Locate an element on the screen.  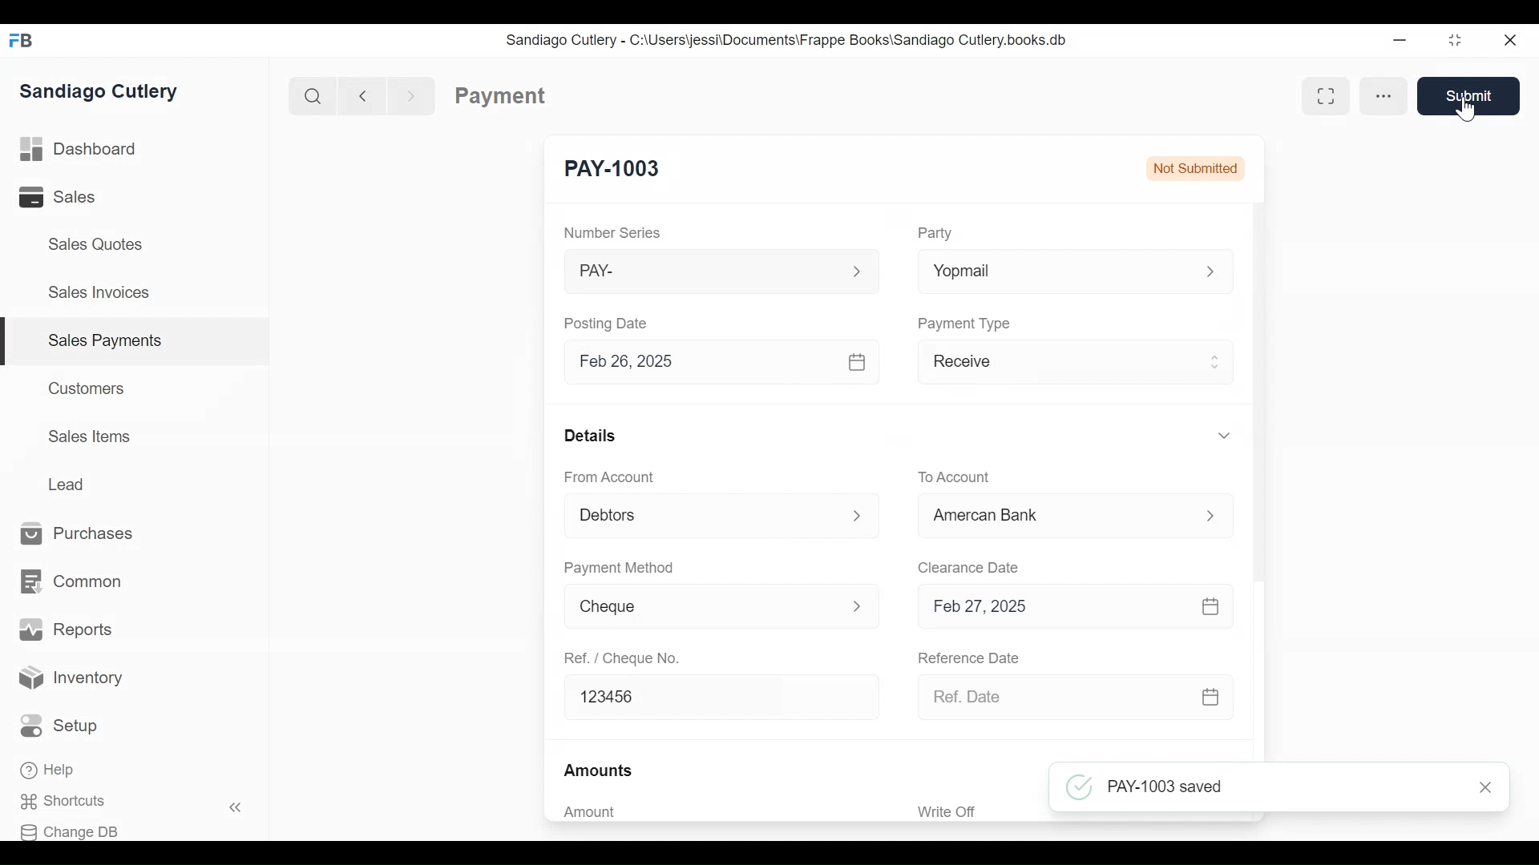
Dashboard is located at coordinates (79, 150).